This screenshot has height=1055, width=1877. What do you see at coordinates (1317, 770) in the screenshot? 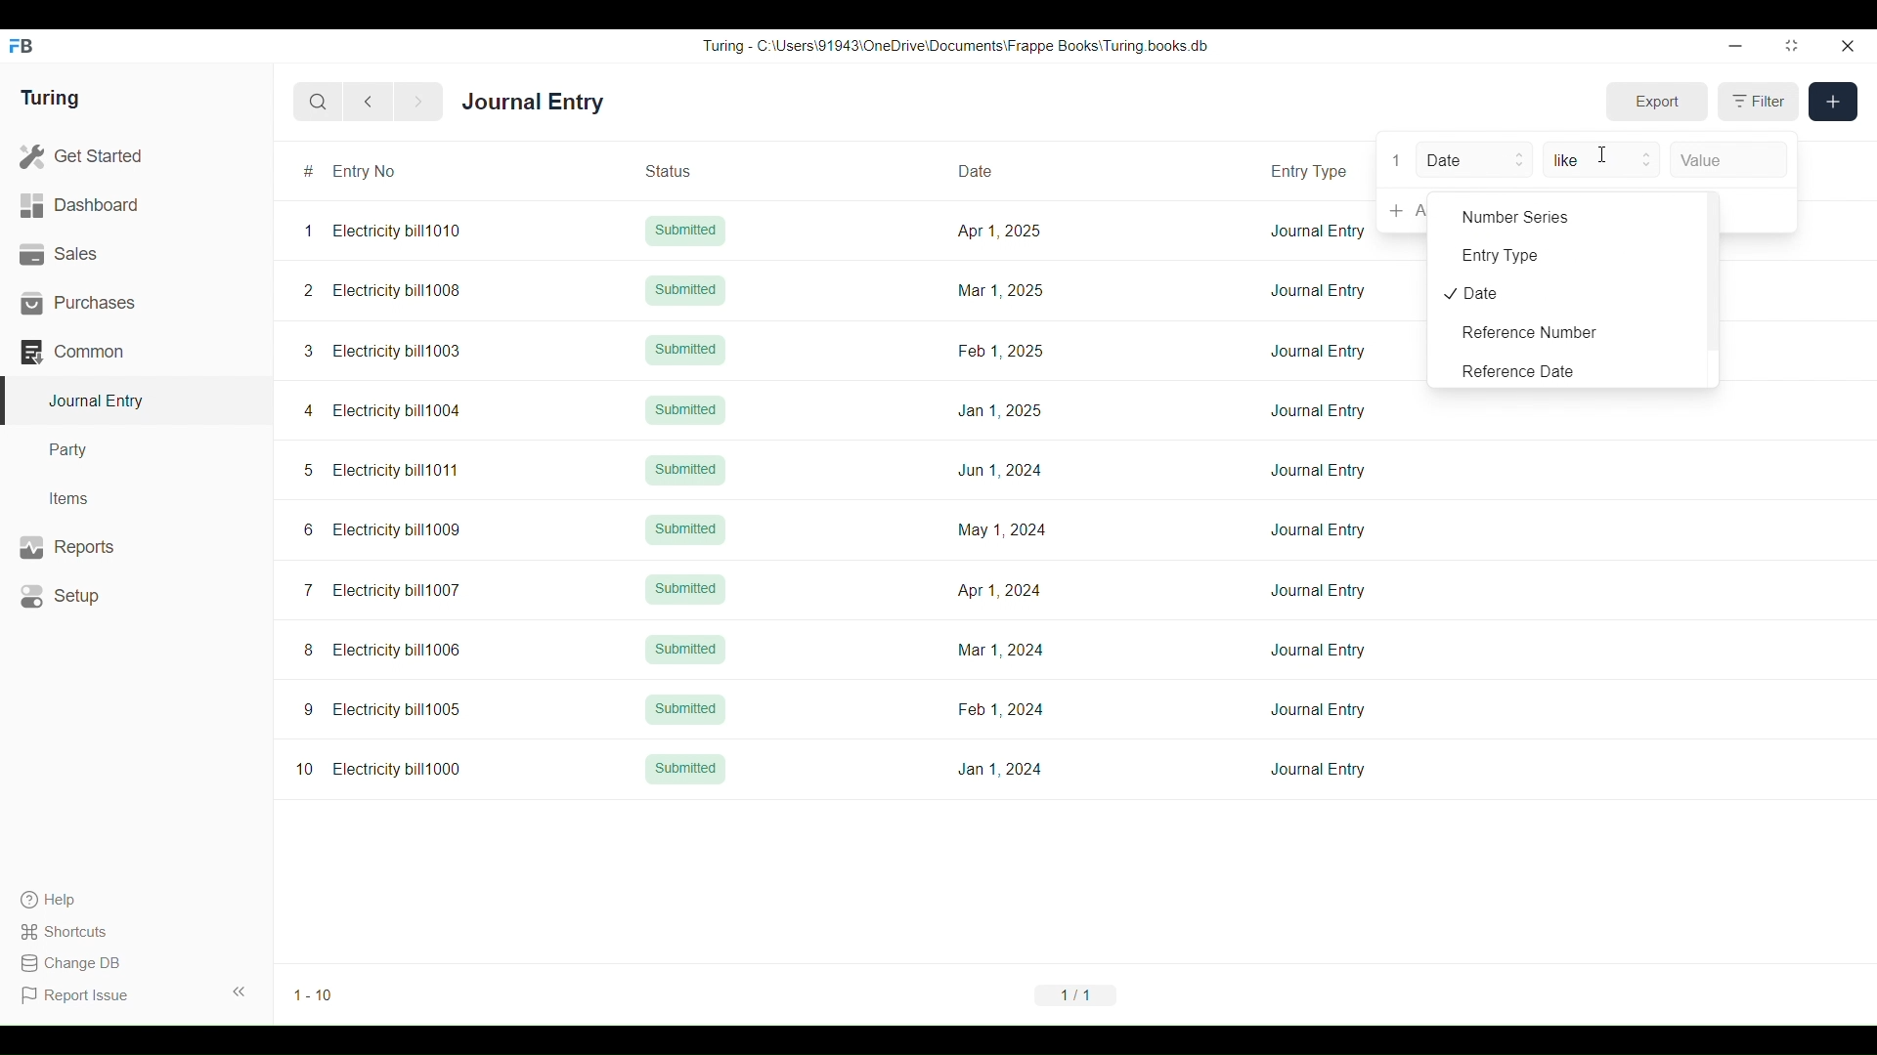
I see `Journal Entry` at bounding box center [1317, 770].